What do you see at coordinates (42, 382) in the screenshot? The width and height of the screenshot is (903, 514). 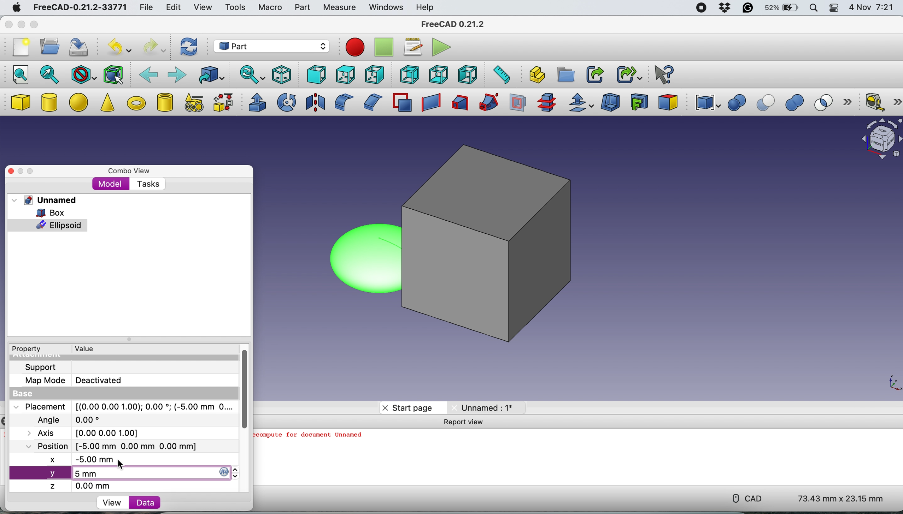 I see `map mode` at bounding box center [42, 382].